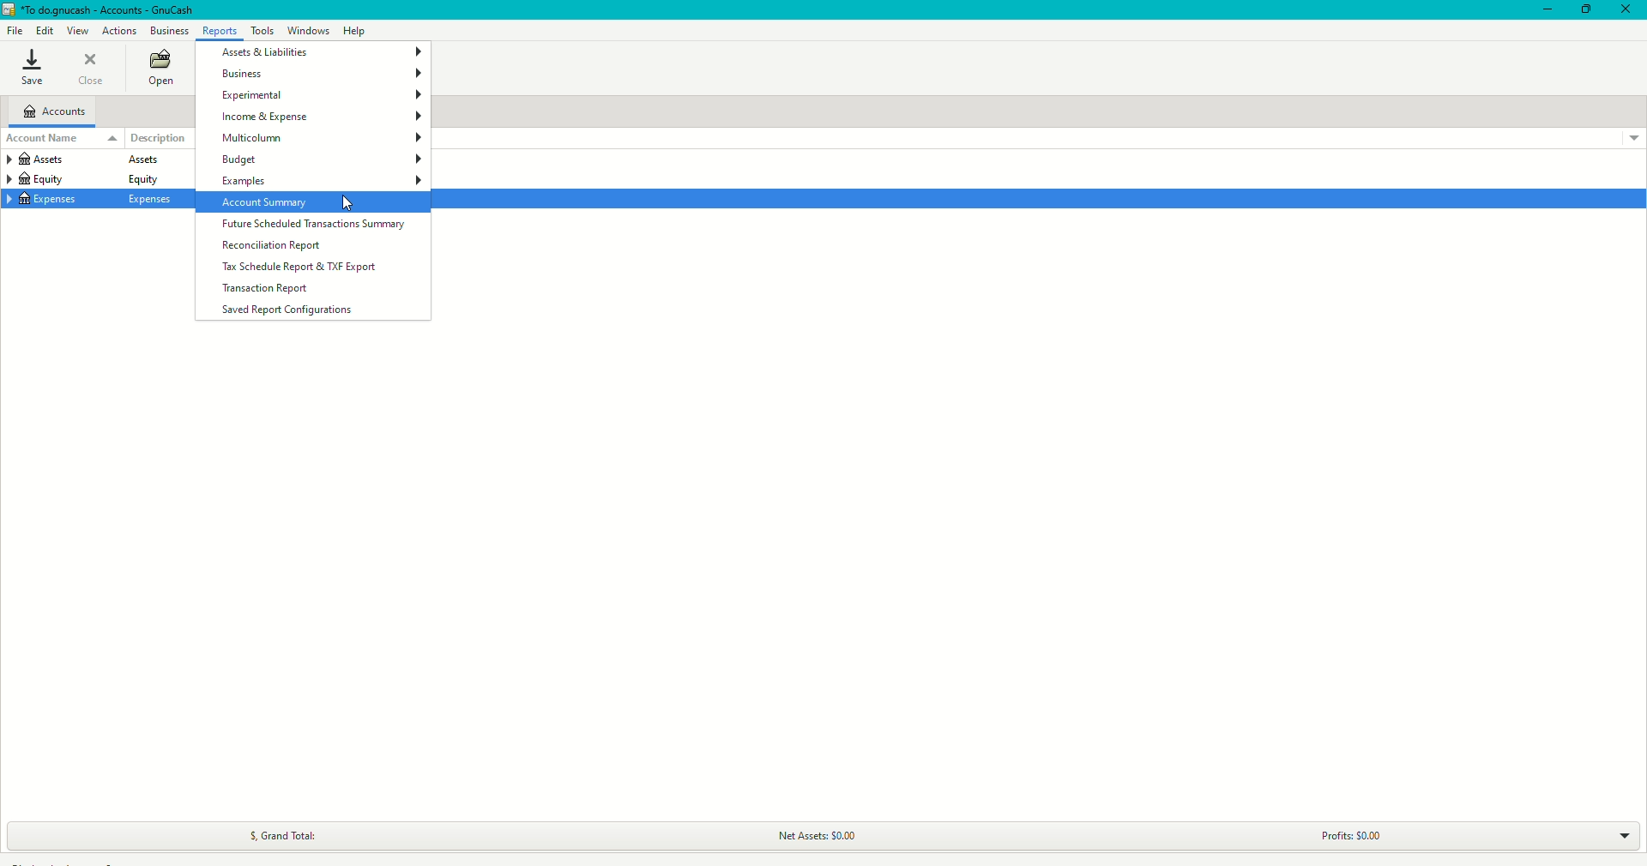  What do you see at coordinates (311, 224) in the screenshot?
I see `Future Scheduled Transactions Summary` at bounding box center [311, 224].